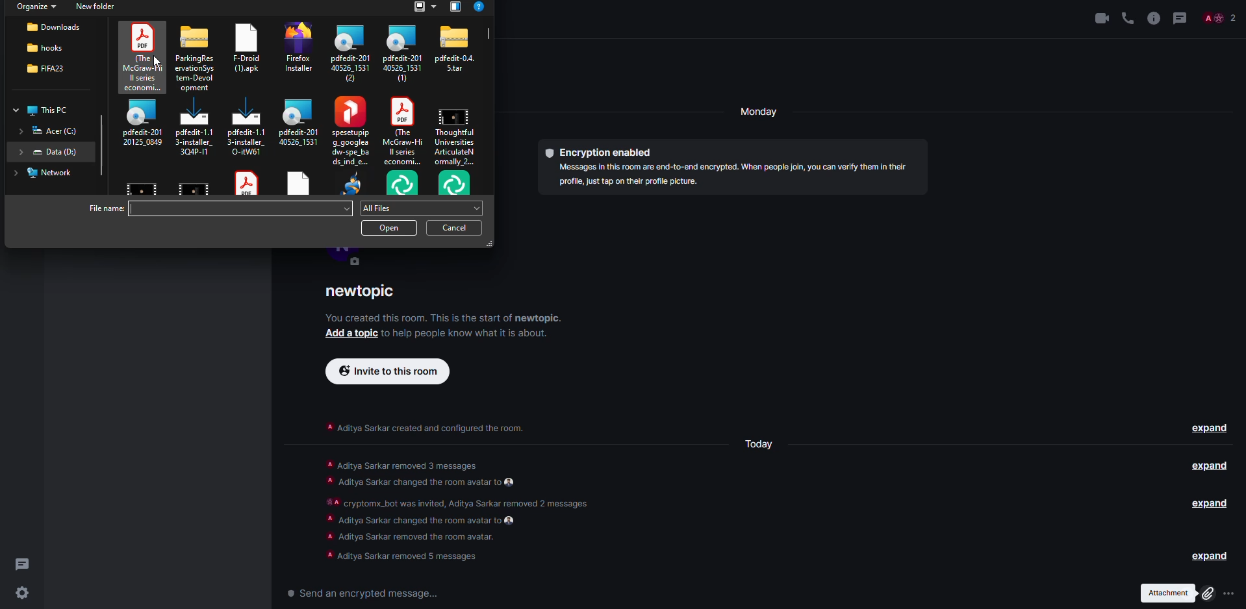  Describe the element at coordinates (249, 49) in the screenshot. I see `file` at that location.